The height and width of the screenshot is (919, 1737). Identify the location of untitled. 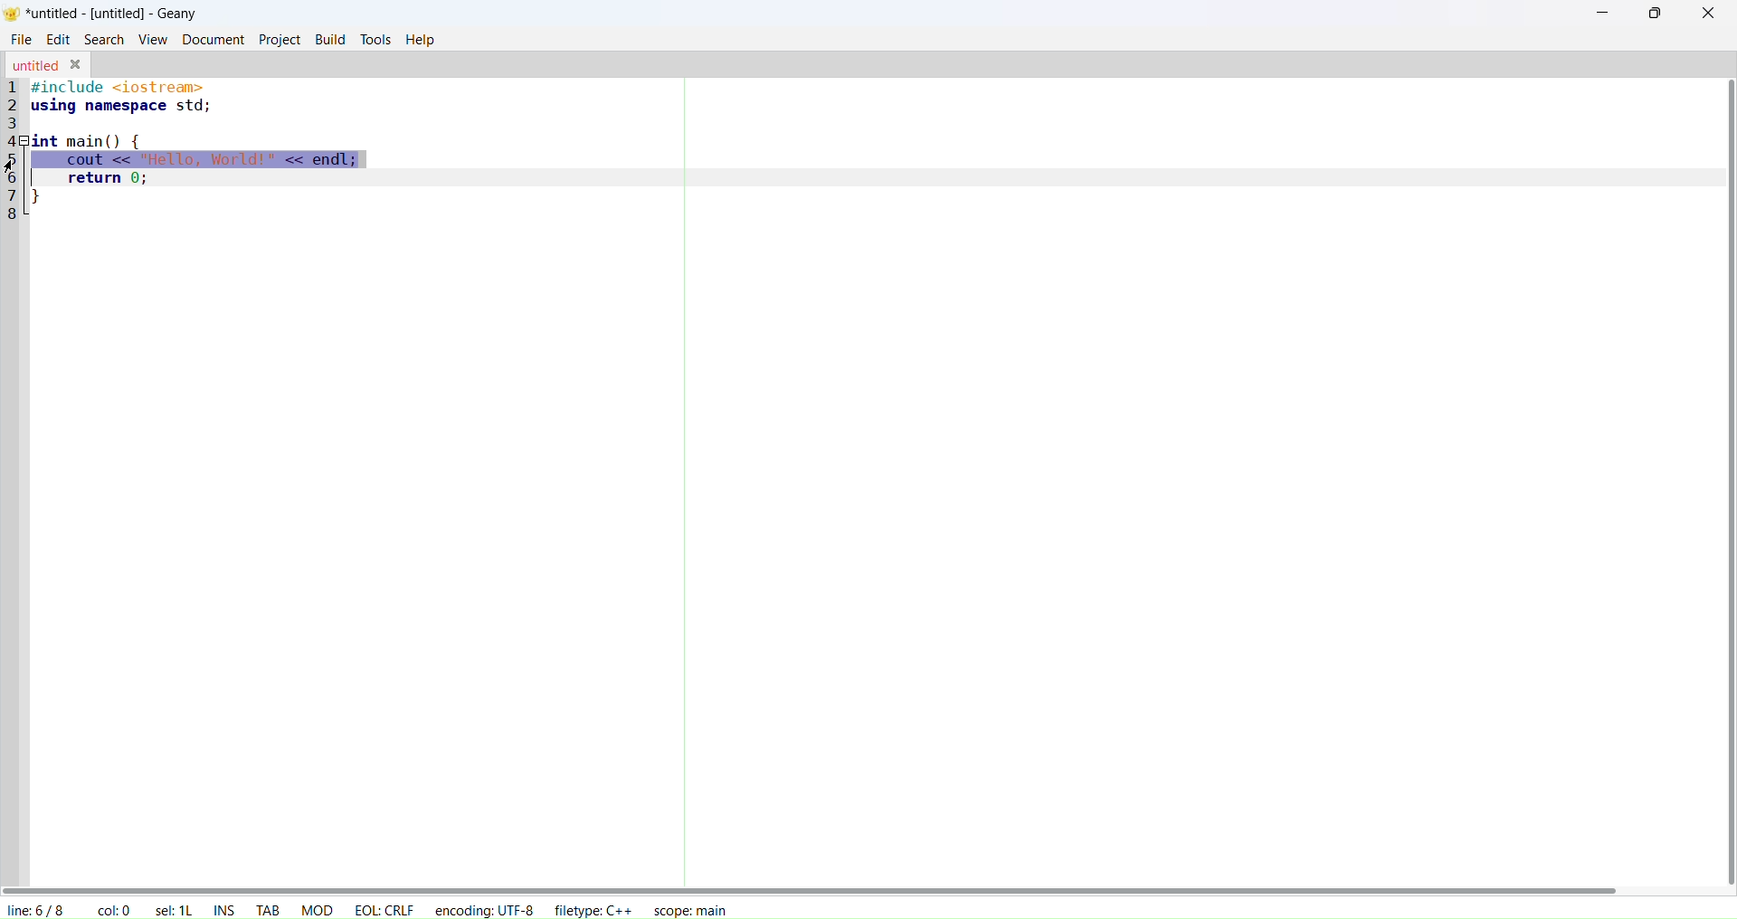
(34, 65).